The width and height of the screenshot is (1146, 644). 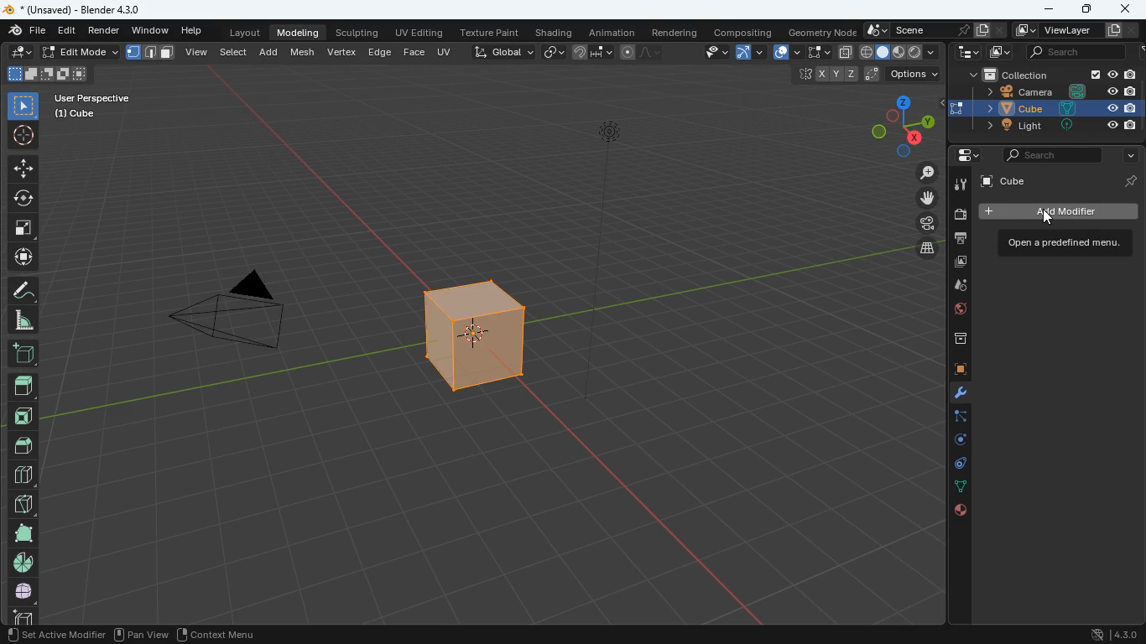 What do you see at coordinates (920, 174) in the screenshot?
I see `zoom` at bounding box center [920, 174].